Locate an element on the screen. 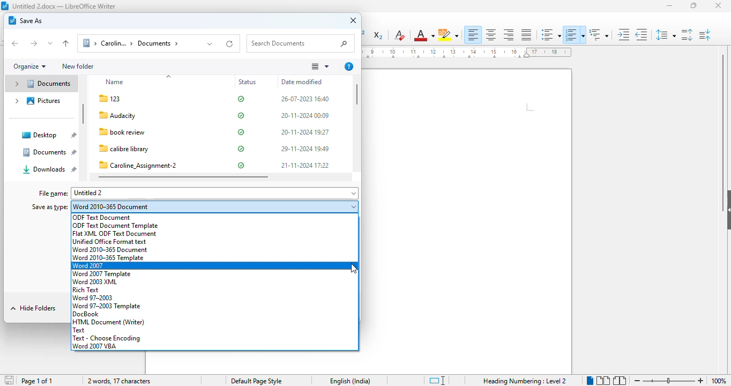 The width and height of the screenshot is (731, 386). increase indent is located at coordinates (624, 34).